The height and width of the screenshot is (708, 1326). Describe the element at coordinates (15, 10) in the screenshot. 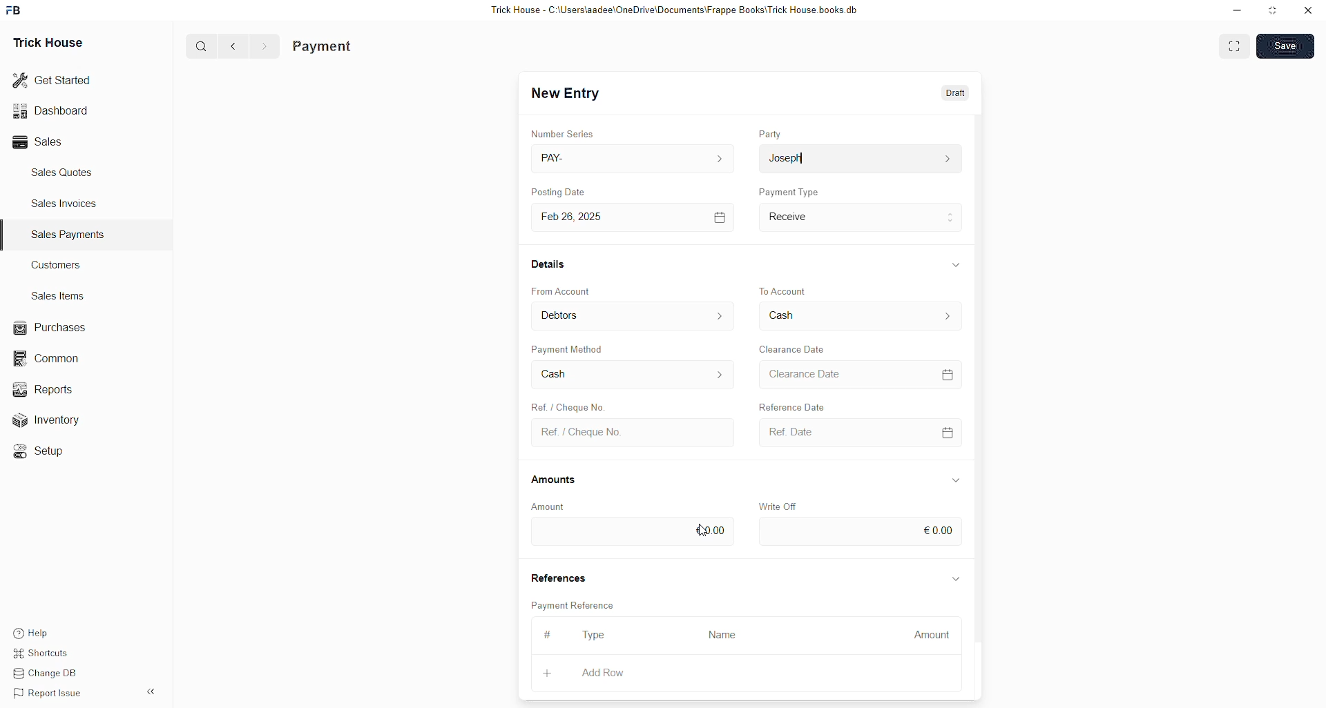

I see `logo` at that location.